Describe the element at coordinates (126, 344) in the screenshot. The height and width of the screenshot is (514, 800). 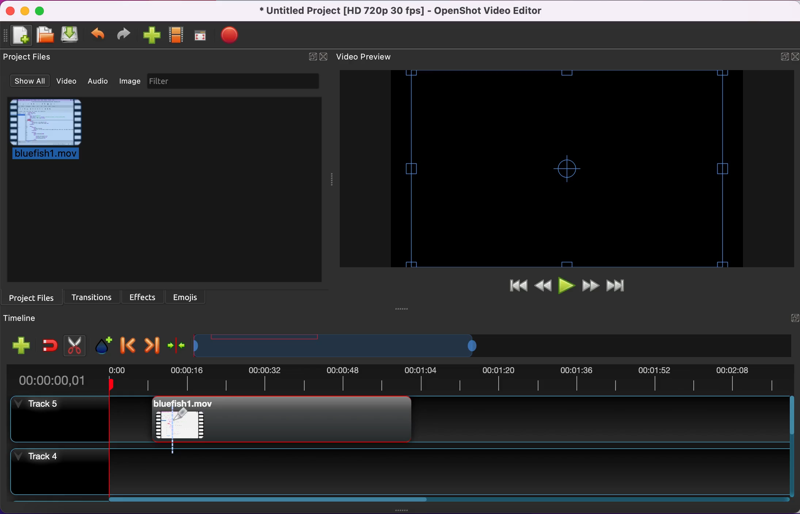
I see `previous marker` at that location.